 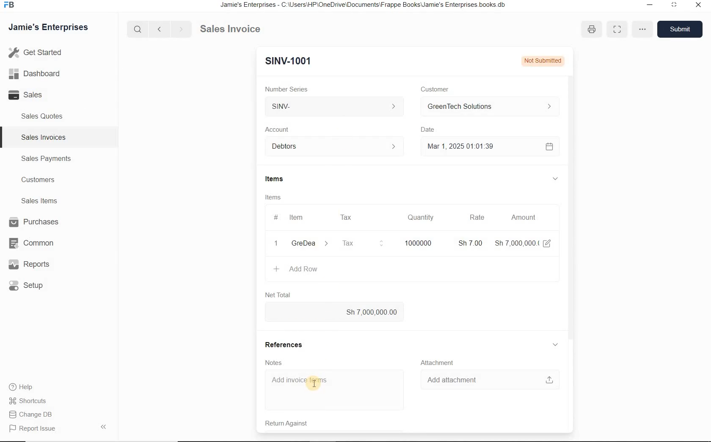 What do you see at coordinates (515, 243) in the screenshot?
I see `Sh 7,000,000` at bounding box center [515, 243].